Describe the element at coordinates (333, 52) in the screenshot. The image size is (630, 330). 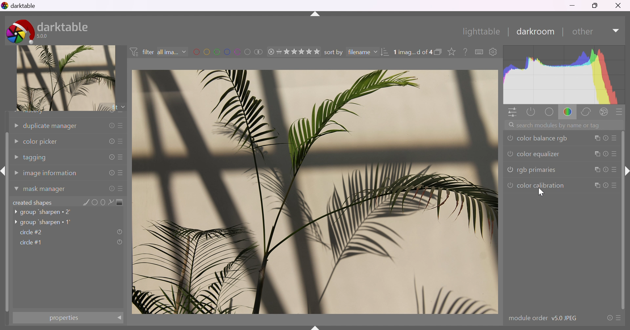
I see `sort by` at that location.